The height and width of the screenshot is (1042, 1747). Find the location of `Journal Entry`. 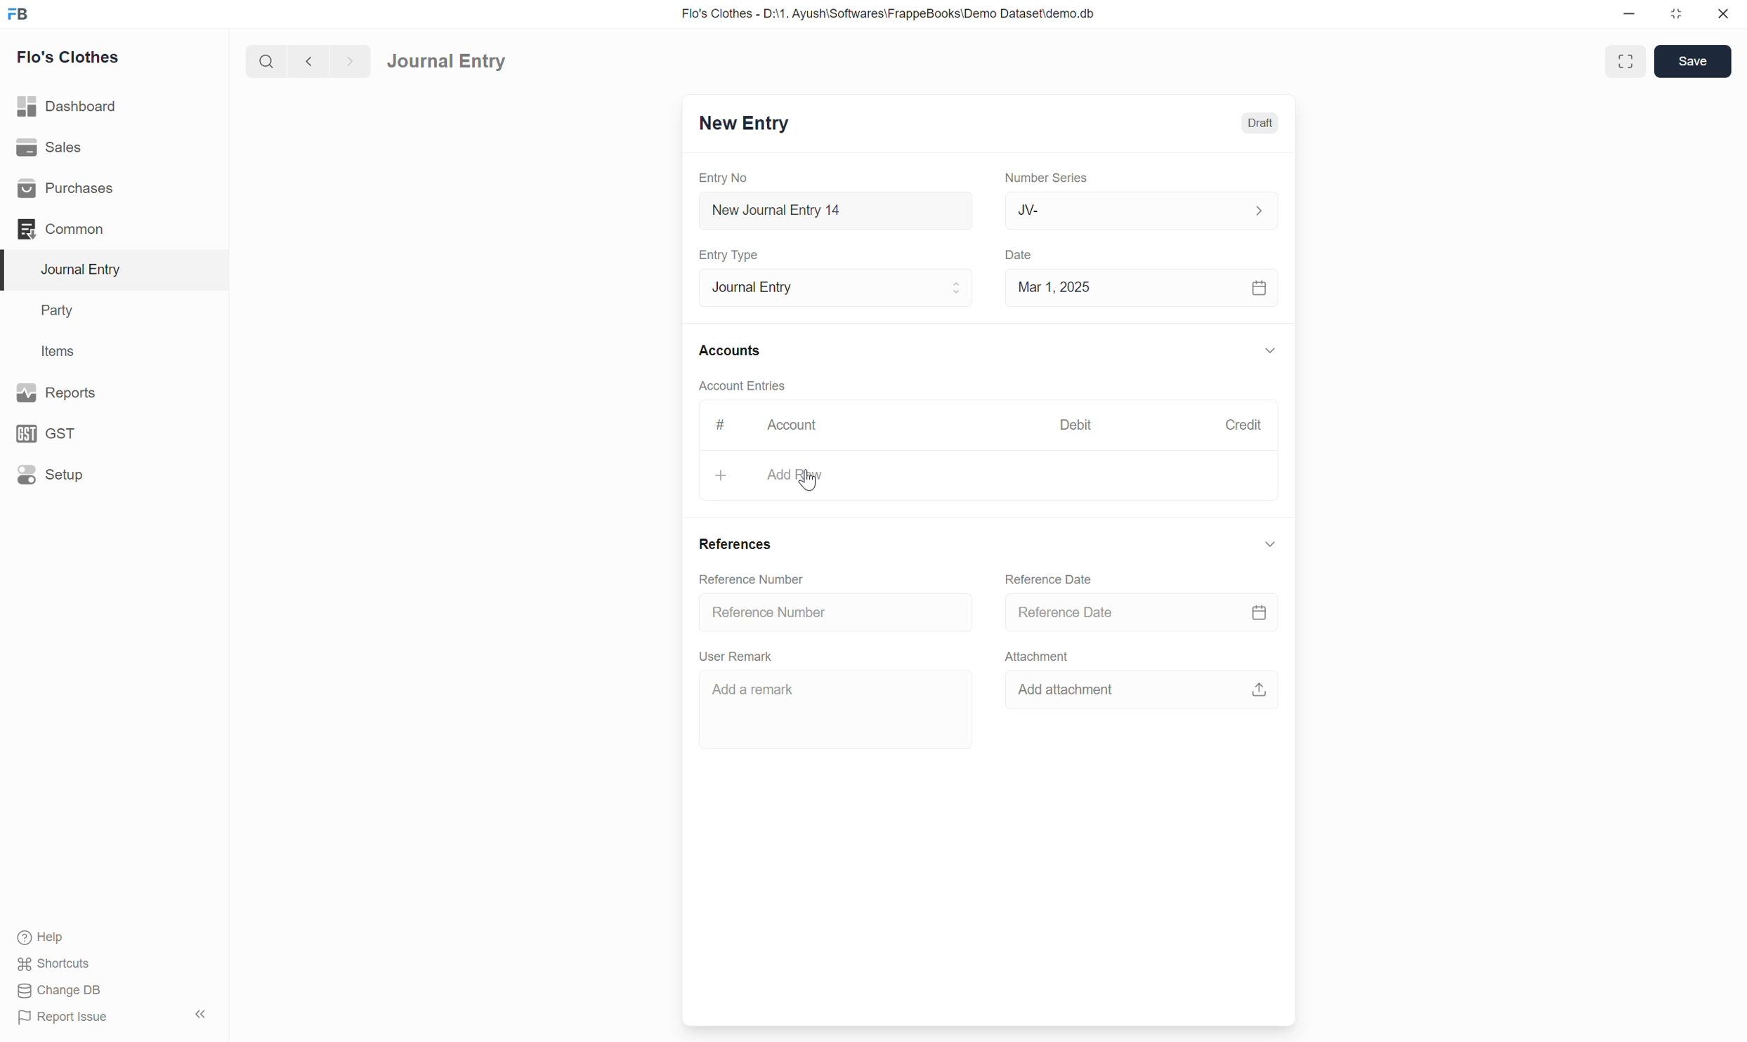

Journal Entry is located at coordinates (86, 269).